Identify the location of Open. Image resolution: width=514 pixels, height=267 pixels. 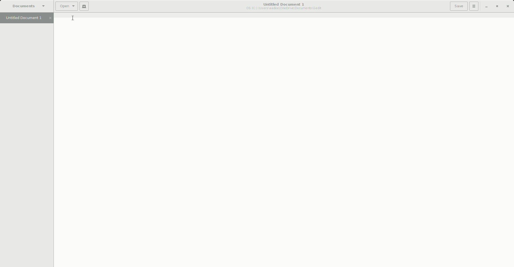
(66, 6).